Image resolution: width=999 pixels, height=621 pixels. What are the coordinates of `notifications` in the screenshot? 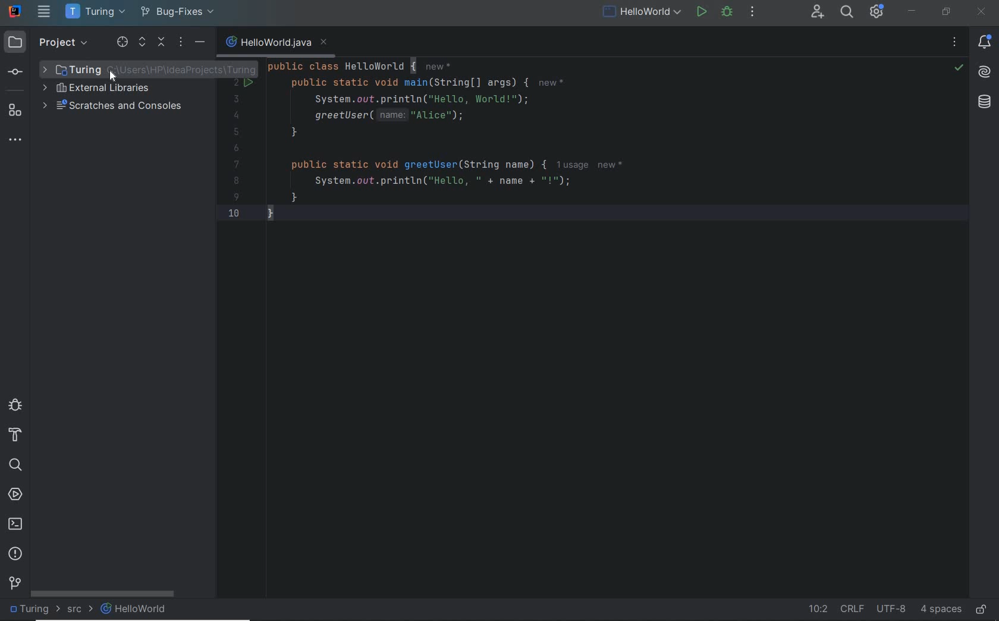 It's located at (985, 43).